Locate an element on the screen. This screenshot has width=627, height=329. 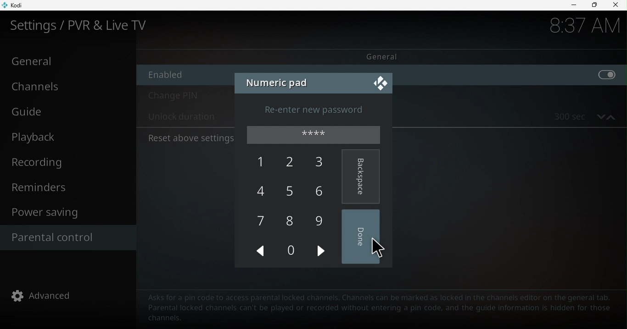
2 is located at coordinates (292, 161).